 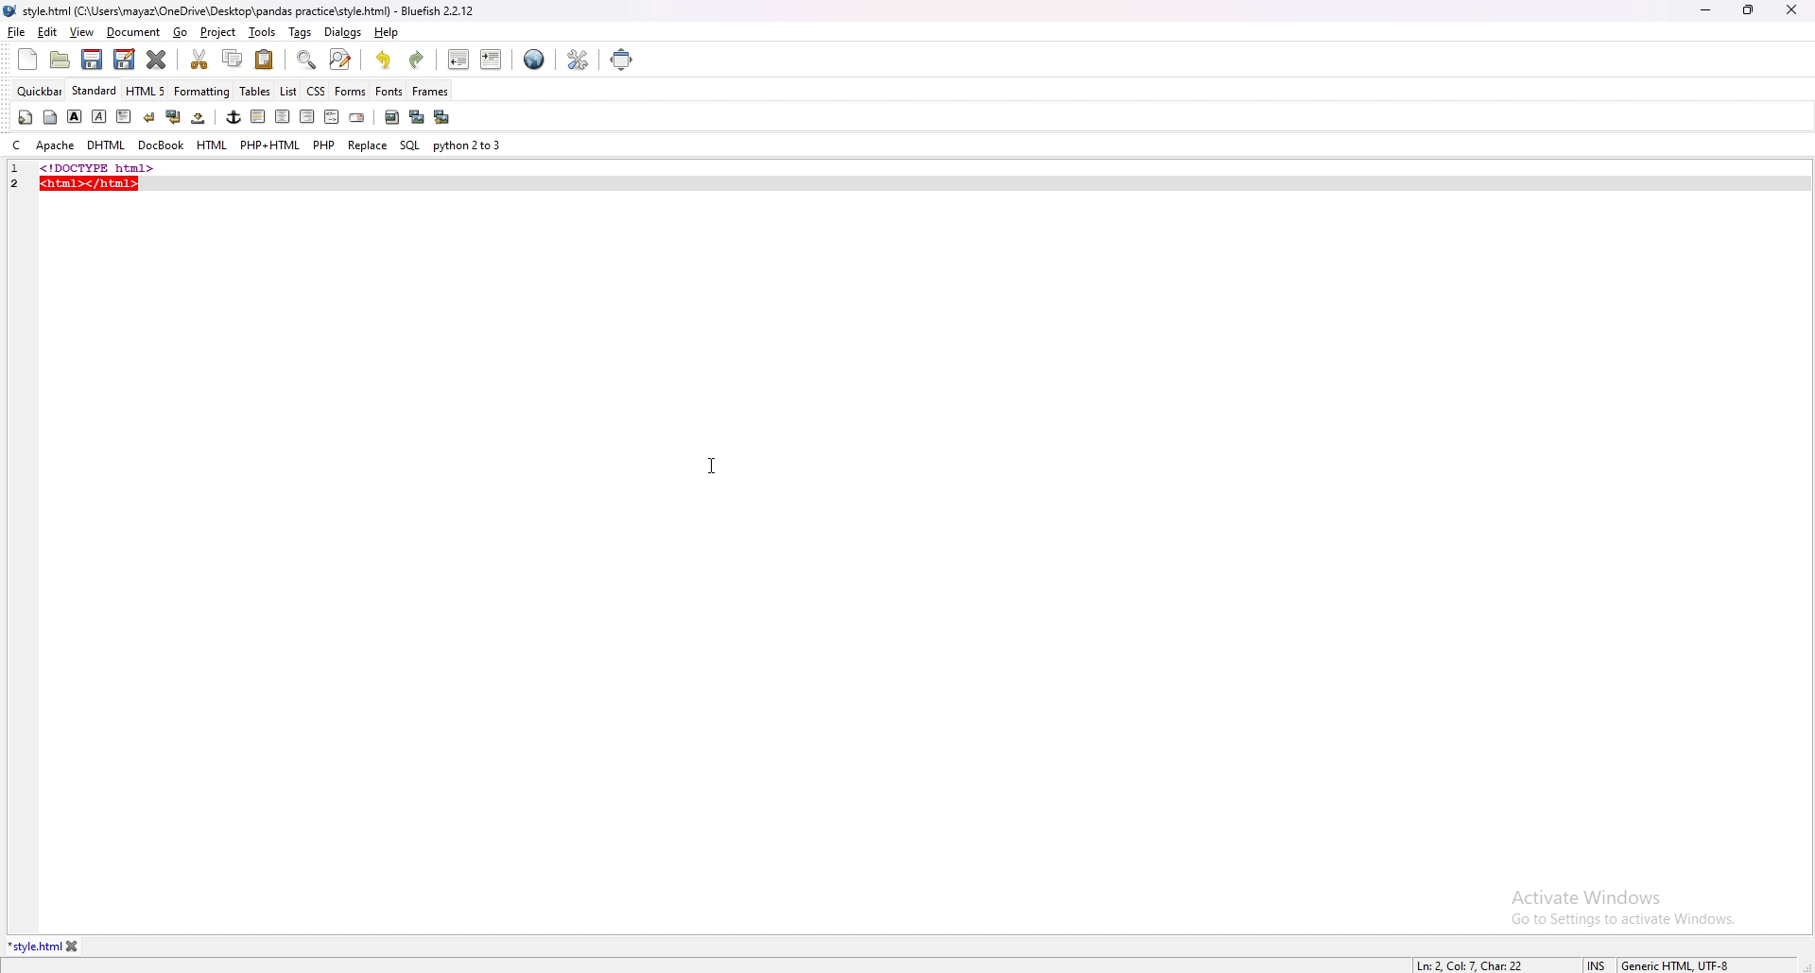 What do you see at coordinates (25, 117) in the screenshot?
I see `quickstart` at bounding box center [25, 117].